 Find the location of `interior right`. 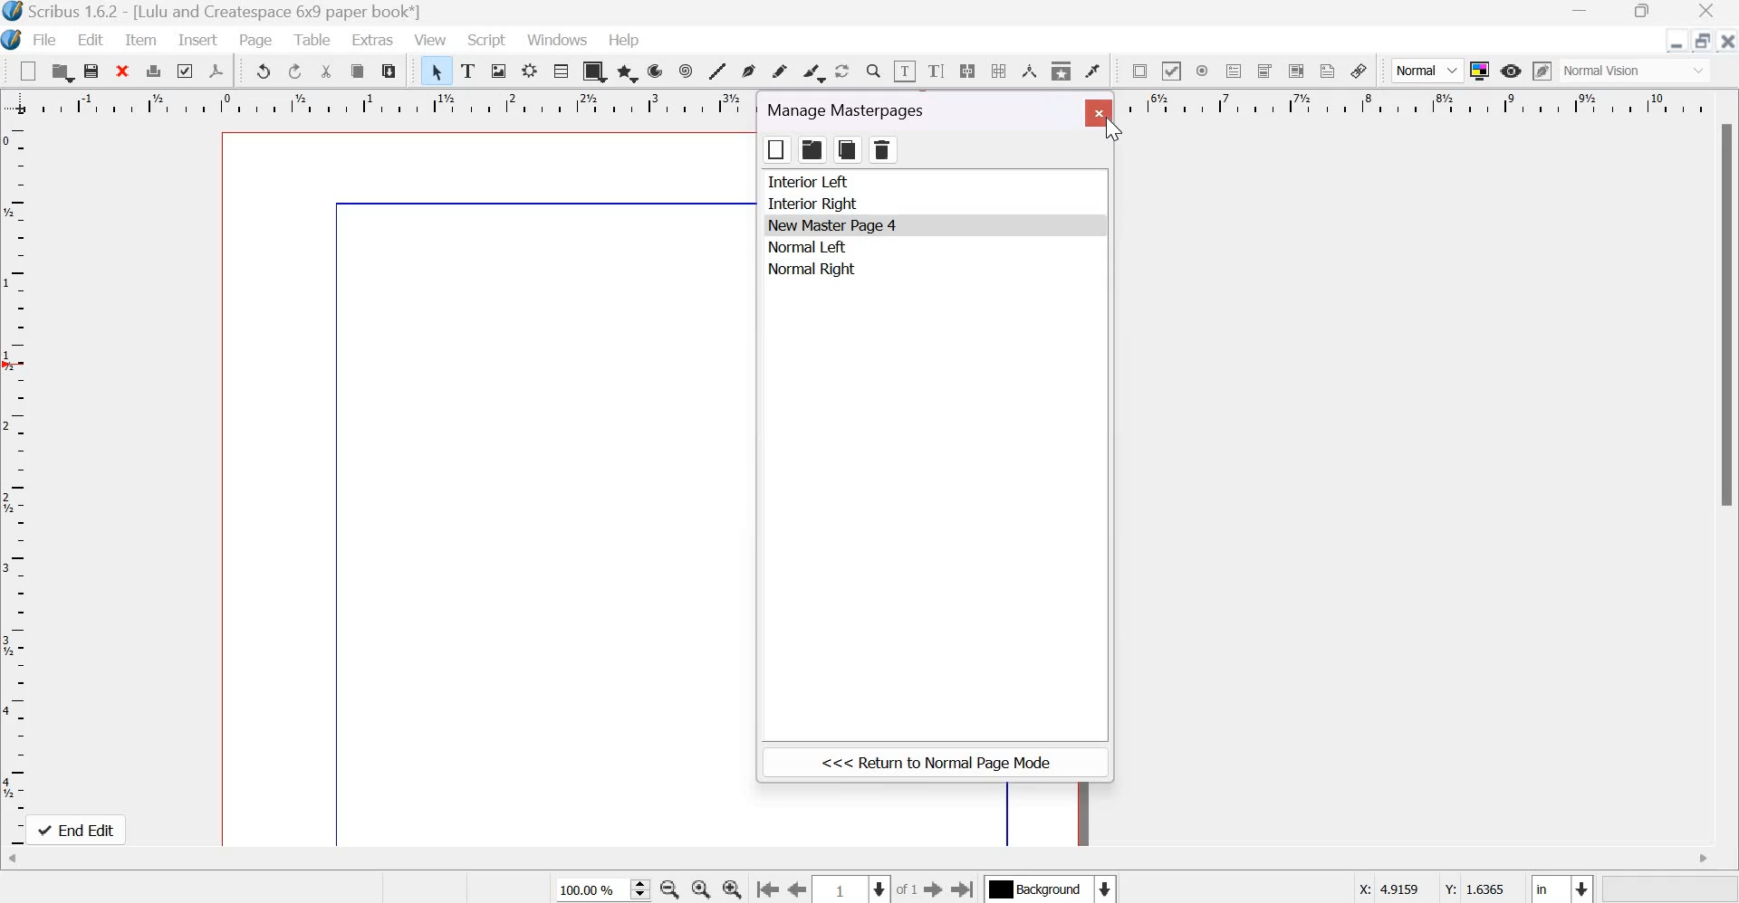

interior right is located at coordinates (813, 204).